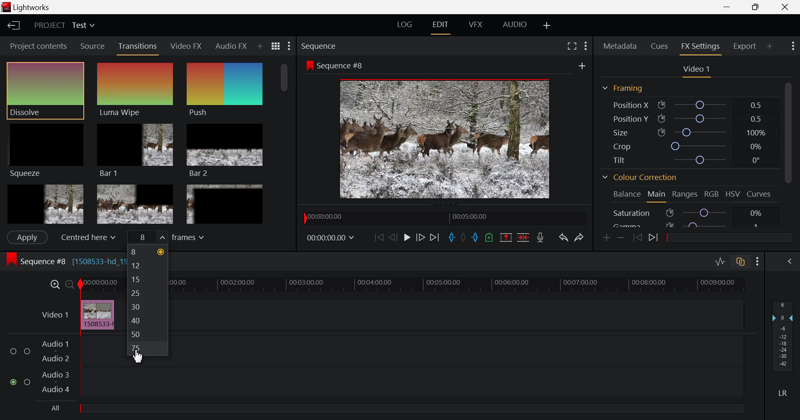  What do you see at coordinates (225, 90) in the screenshot?
I see `Push` at bounding box center [225, 90].